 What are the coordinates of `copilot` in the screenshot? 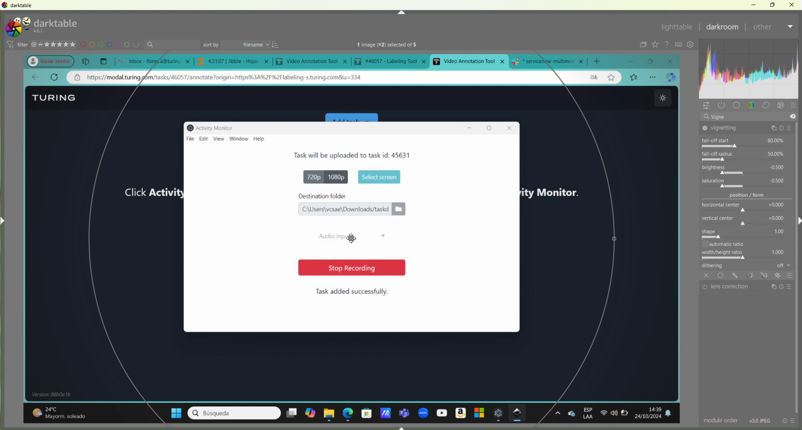 It's located at (310, 414).